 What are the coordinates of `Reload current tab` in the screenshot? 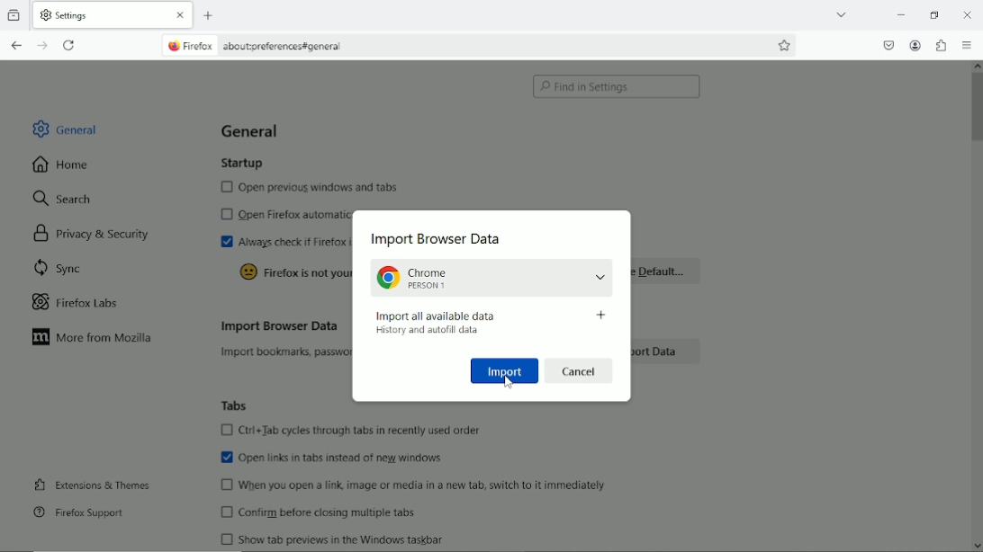 It's located at (73, 46).